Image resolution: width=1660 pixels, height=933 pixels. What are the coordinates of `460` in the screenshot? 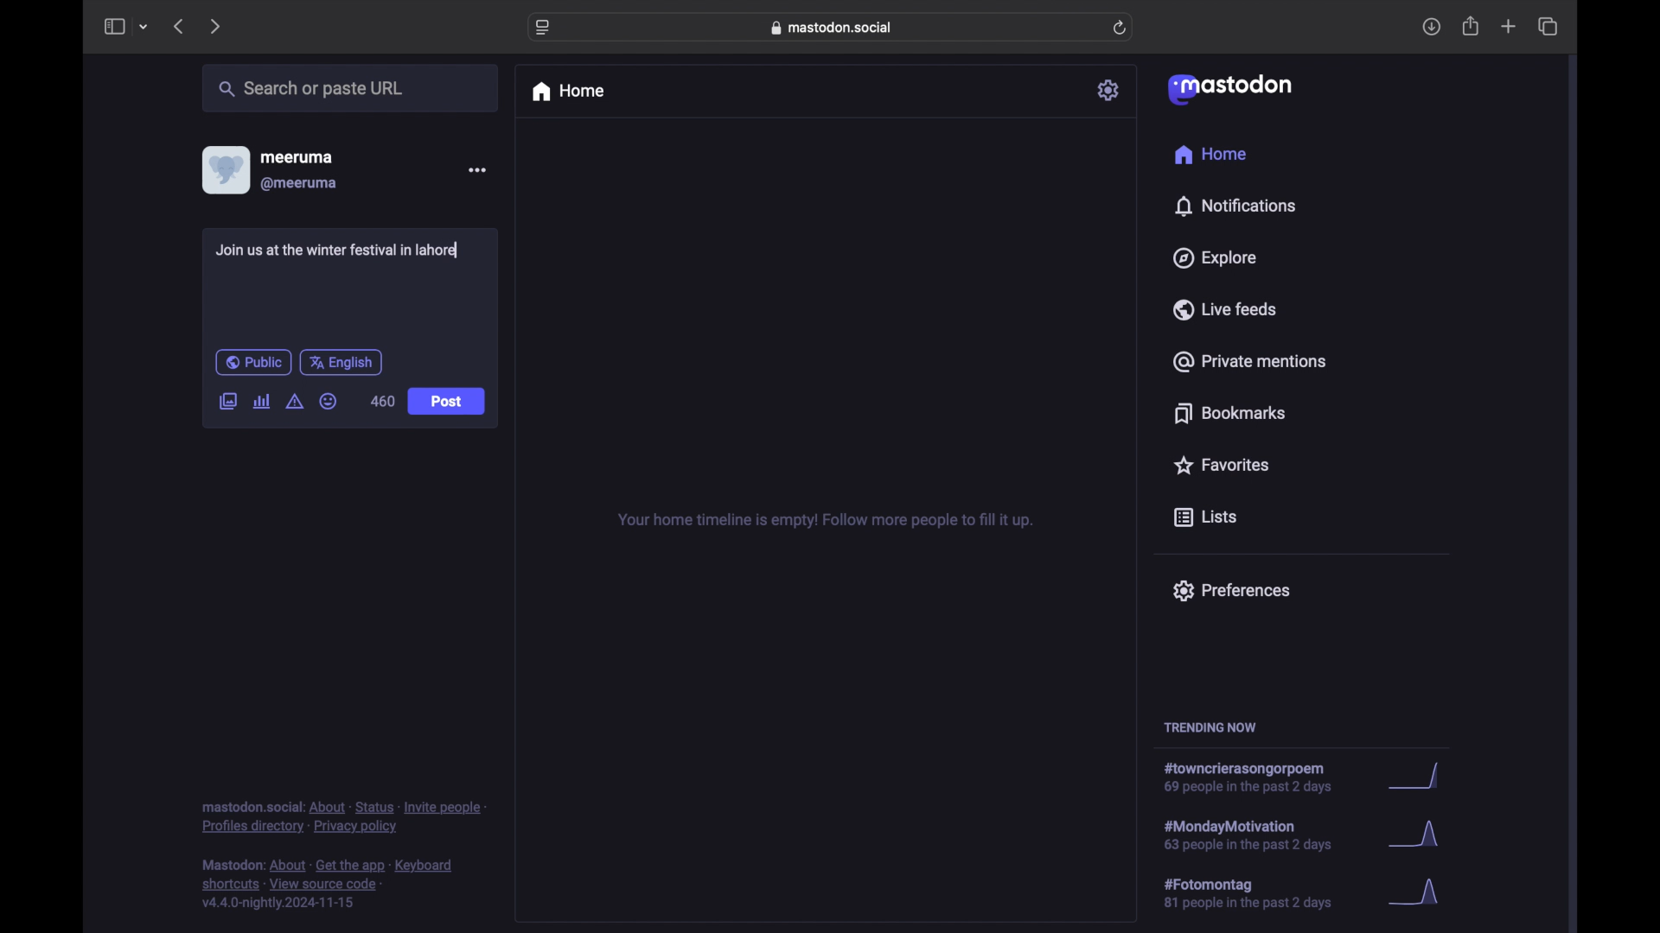 It's located at (382, 400).